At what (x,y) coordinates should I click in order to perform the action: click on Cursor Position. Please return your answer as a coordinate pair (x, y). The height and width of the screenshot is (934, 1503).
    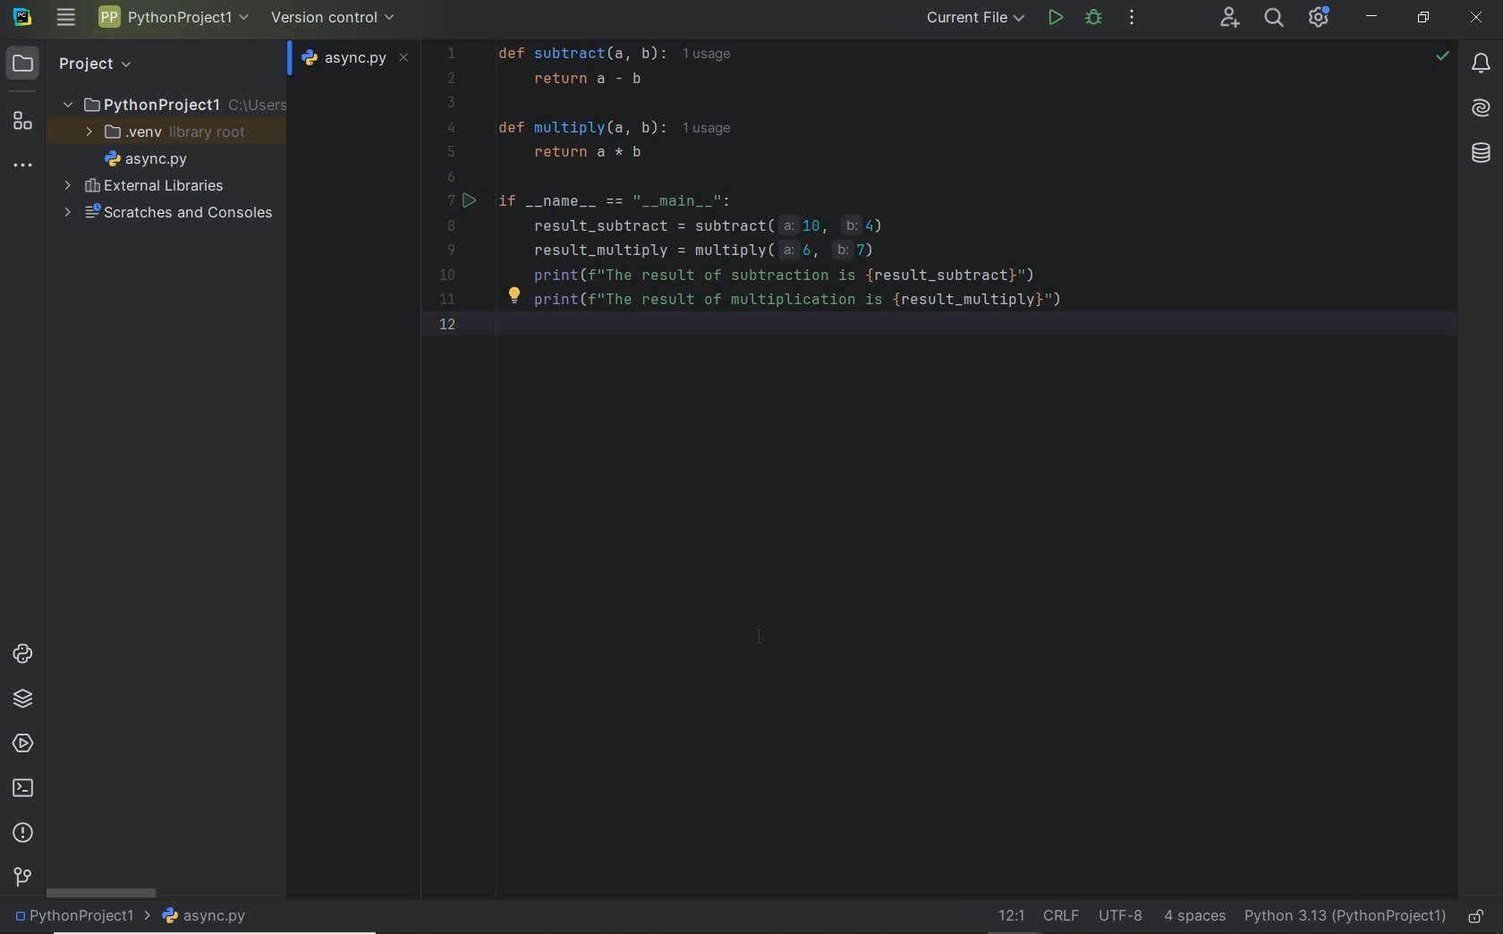
    Looking at the image, I should click on (760, 636).